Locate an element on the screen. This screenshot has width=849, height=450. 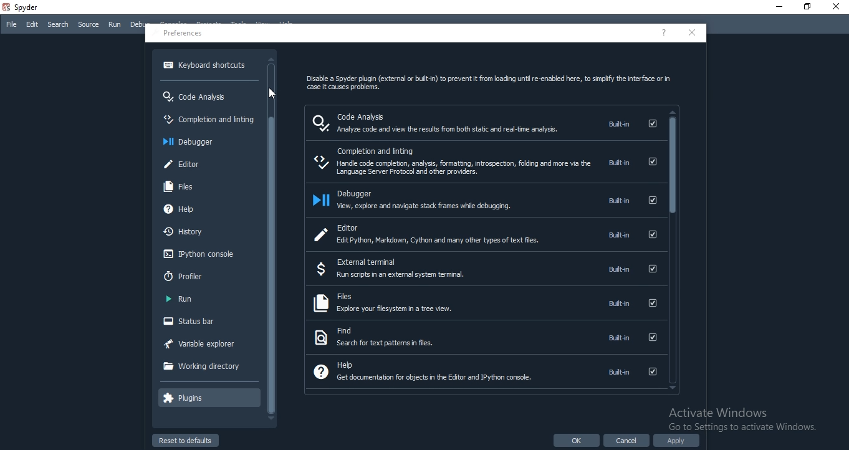
Help is located at coordinates (337, 365).